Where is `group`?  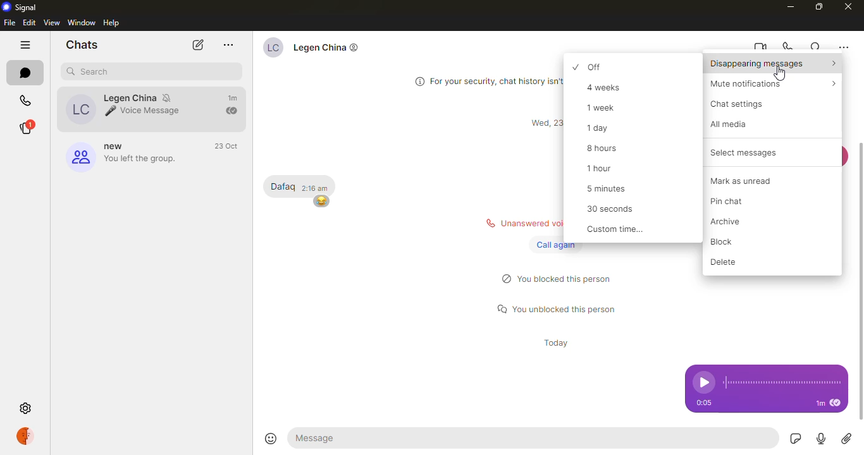 group is located at coordinates (125, 155).